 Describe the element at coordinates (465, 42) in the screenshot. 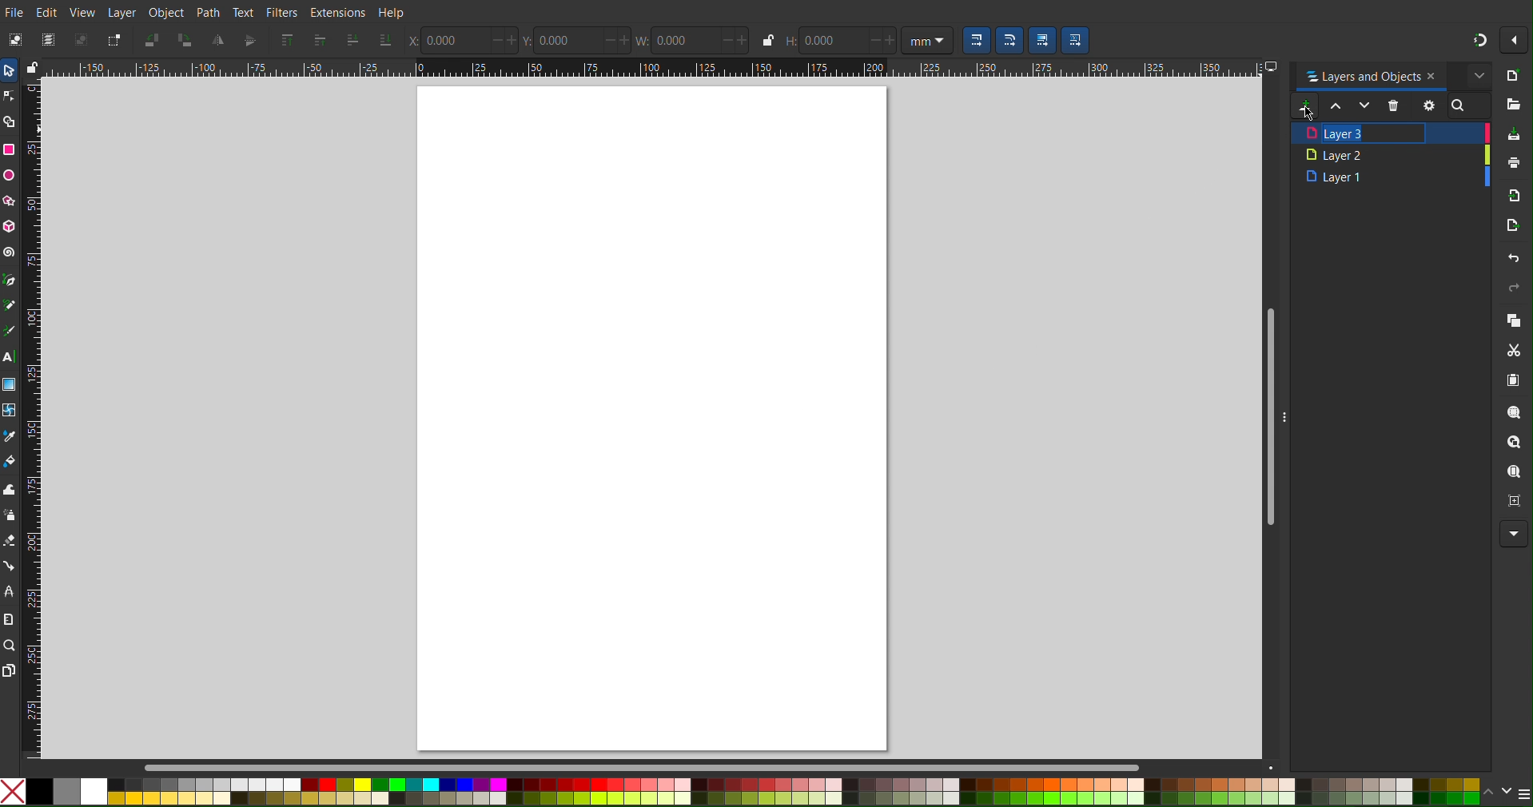

I see `X Coords` at that location.